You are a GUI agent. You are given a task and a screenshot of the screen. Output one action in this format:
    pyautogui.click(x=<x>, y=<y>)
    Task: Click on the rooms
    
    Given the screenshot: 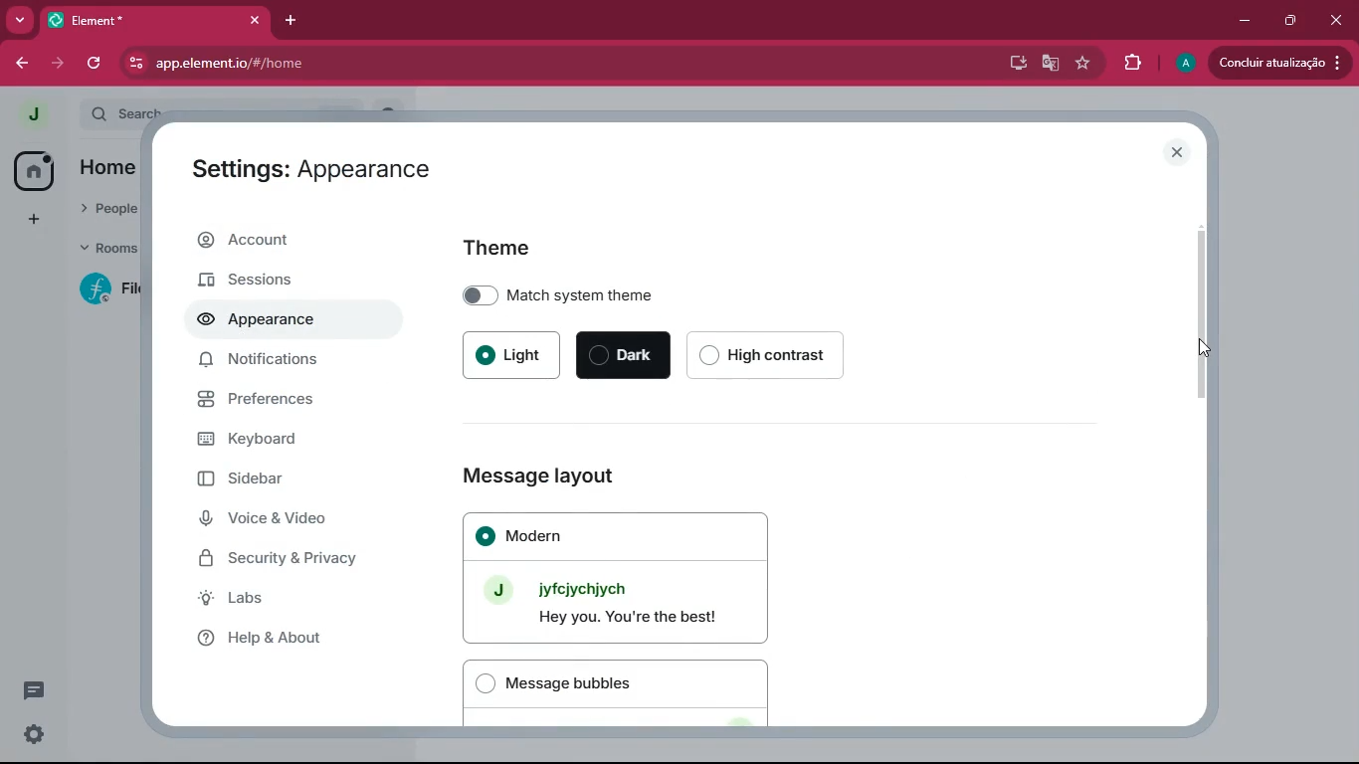 What is the action you would take?
    pyautogui.click(x=105, y=247)
    